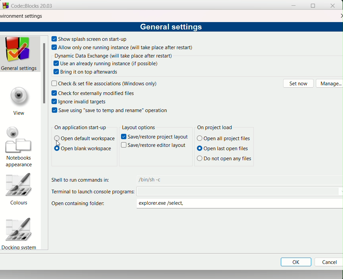 The height and width of the screenshot is (279, 343). I want to click on text, so click(113, 110).